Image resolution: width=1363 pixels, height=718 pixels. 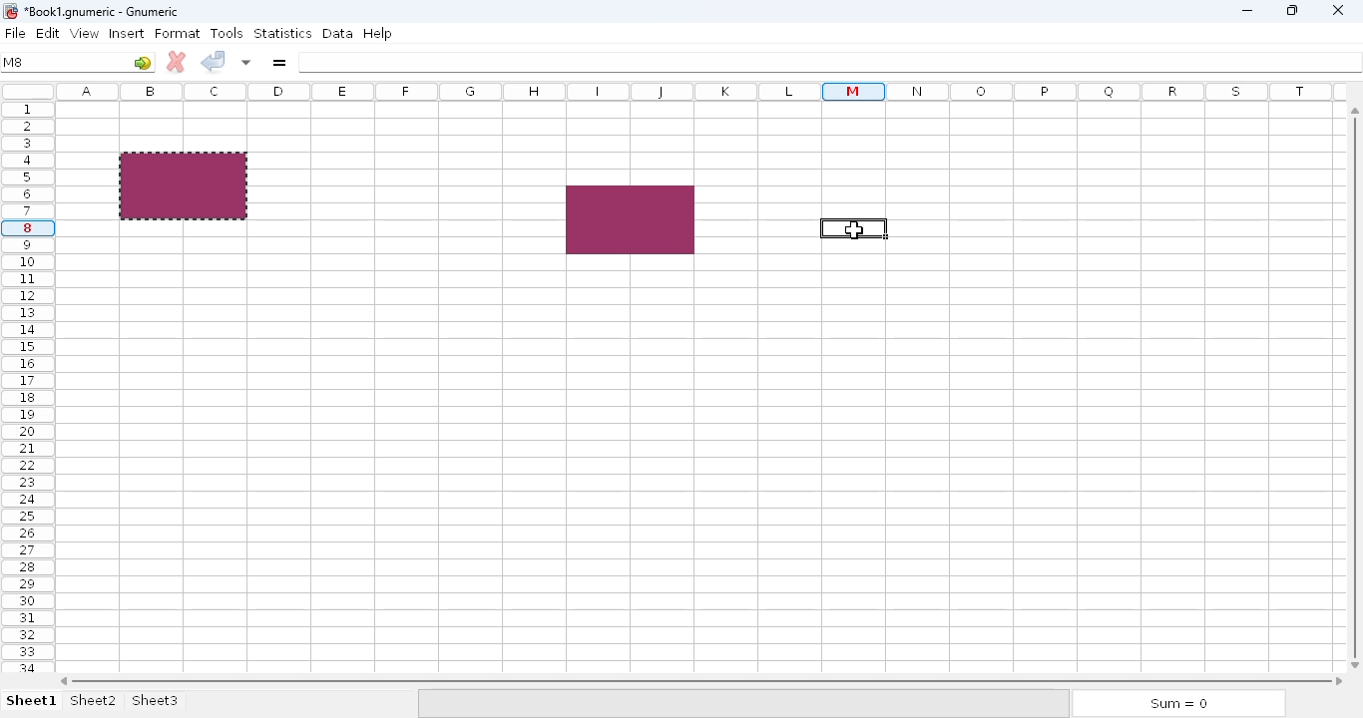 What do you see at coordinates (10, 12) in the screenshot?
I see `logo` at bounding box center [10, 12].